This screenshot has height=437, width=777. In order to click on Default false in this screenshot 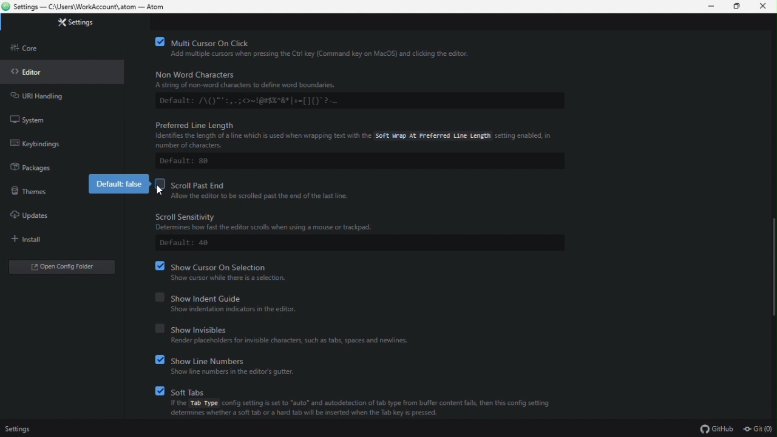, I will do `click(115, 185)`.